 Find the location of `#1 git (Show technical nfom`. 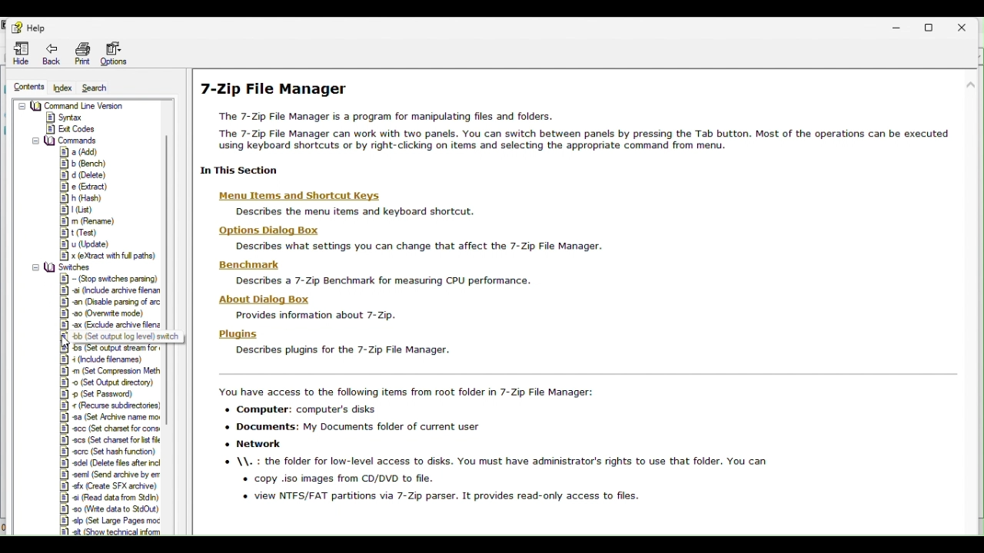

#1 git (Show technical nfom is located at coordinates (115, 531).